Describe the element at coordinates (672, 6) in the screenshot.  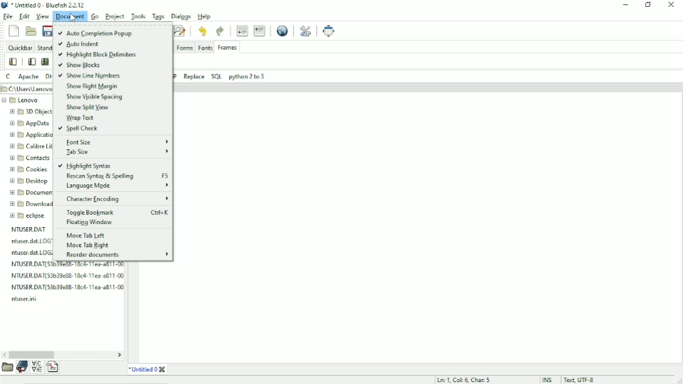
I see `Close` at that location.